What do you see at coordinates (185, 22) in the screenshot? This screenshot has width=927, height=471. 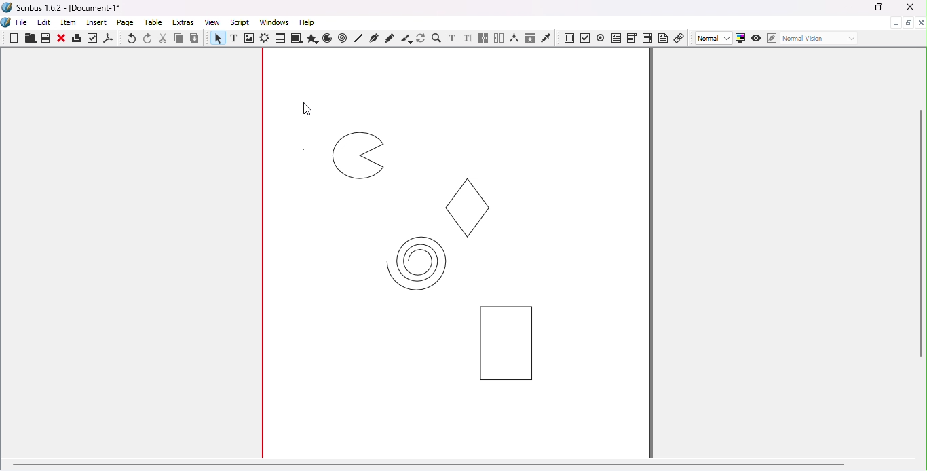 I see `Extras` at bounding box center [185, 22].